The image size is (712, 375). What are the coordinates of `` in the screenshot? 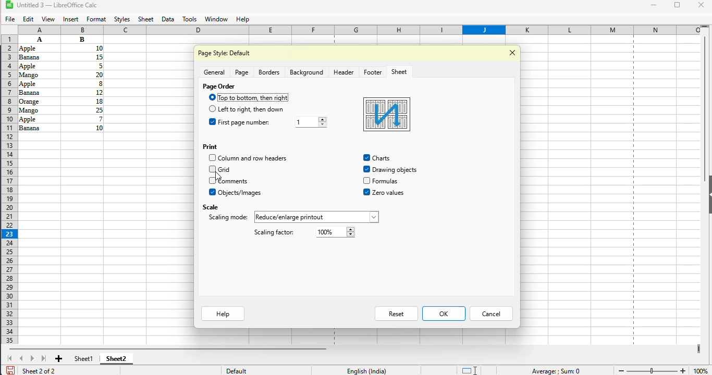 It's located at (316, 217).